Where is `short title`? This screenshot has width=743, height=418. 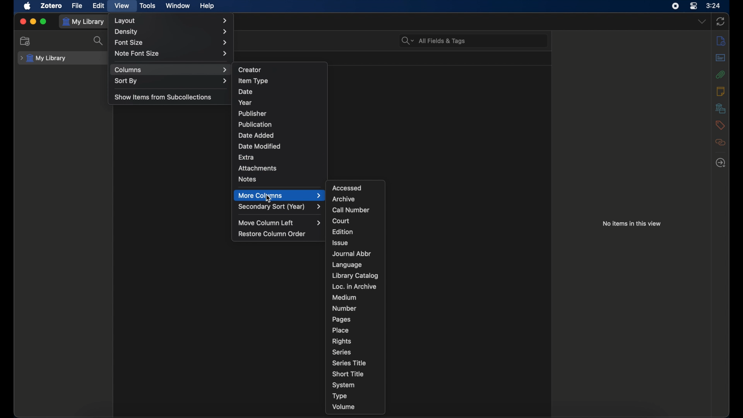
short title is located at coordinates (348, 374).